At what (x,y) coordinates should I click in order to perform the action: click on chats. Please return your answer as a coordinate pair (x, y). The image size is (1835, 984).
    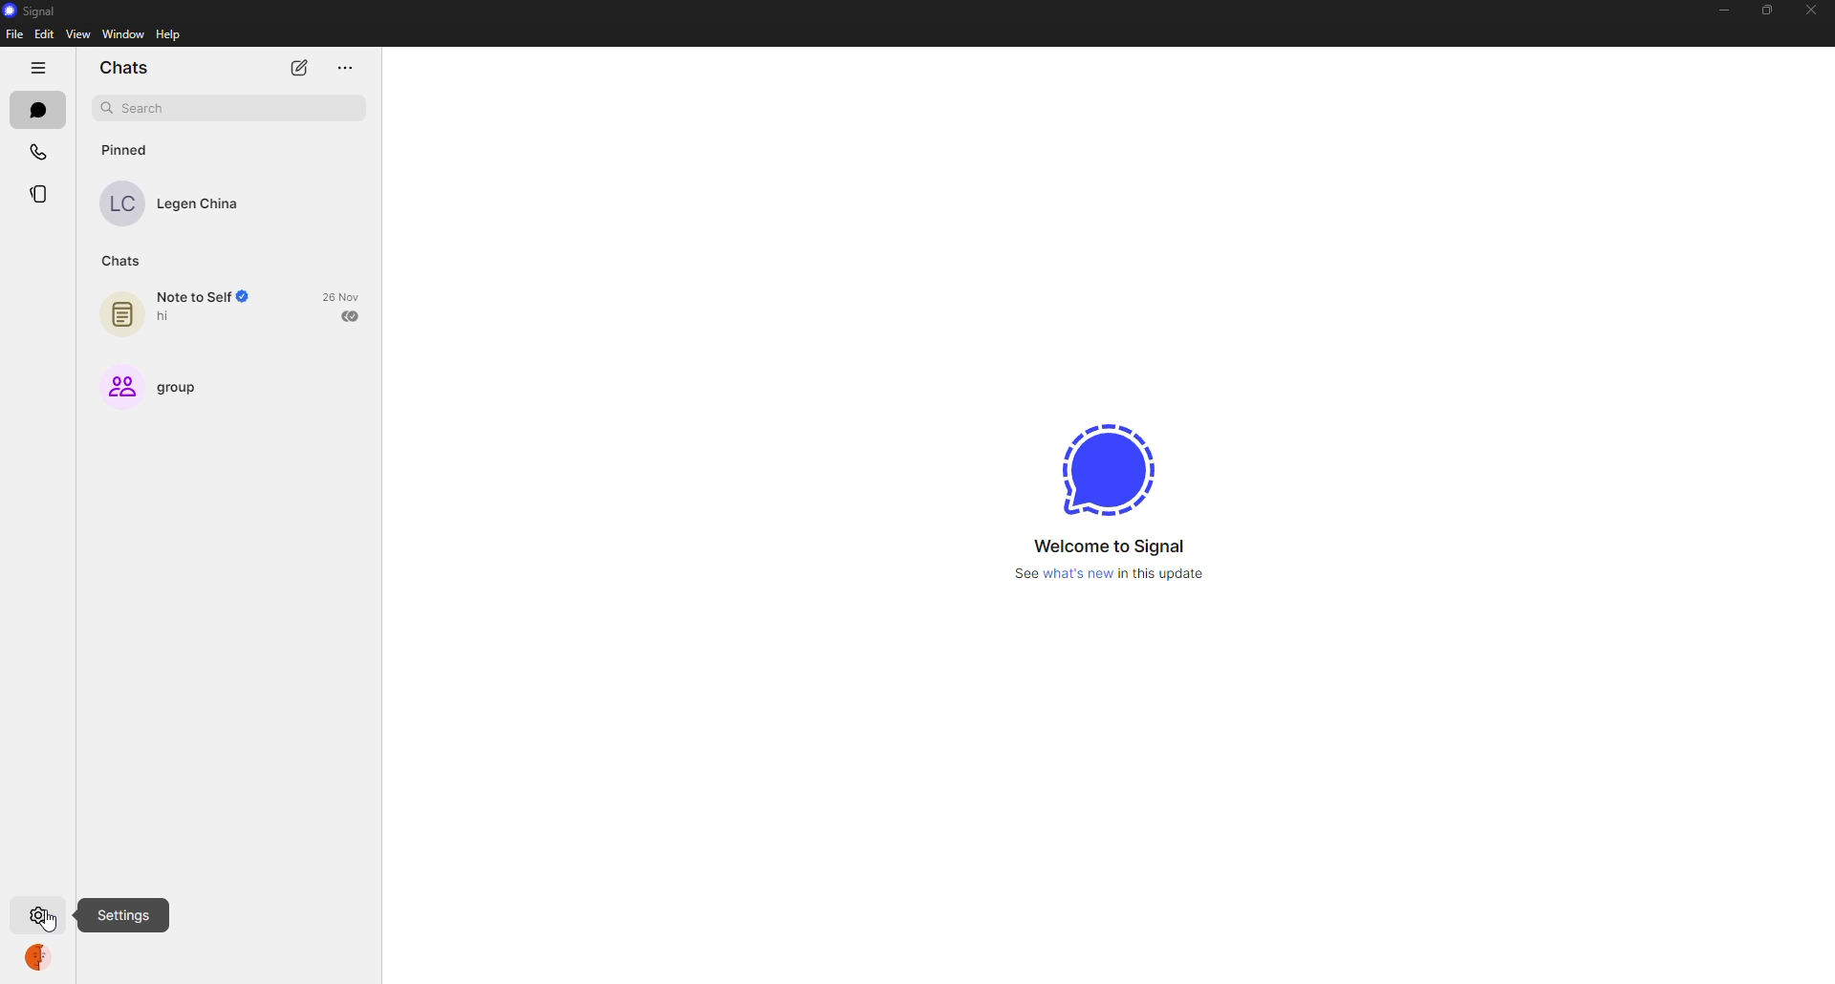
    Looking at the image, I should click on (120, 260).